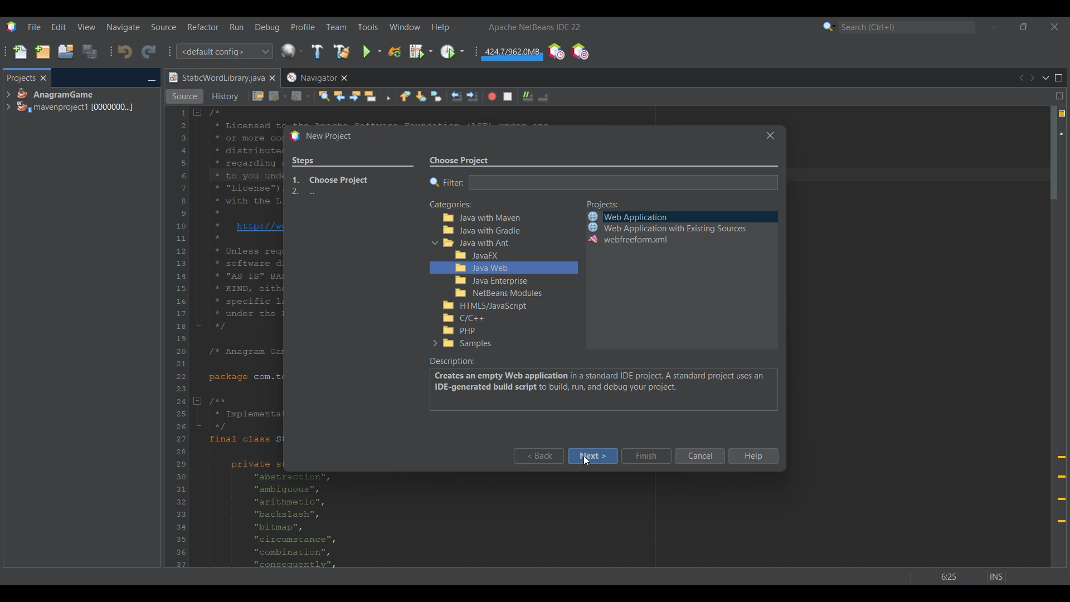 This screenshot has width=1070, height=602. Describe the element at coordinates (1054, 27) in the screenshot. I see `Close interface` at that location.